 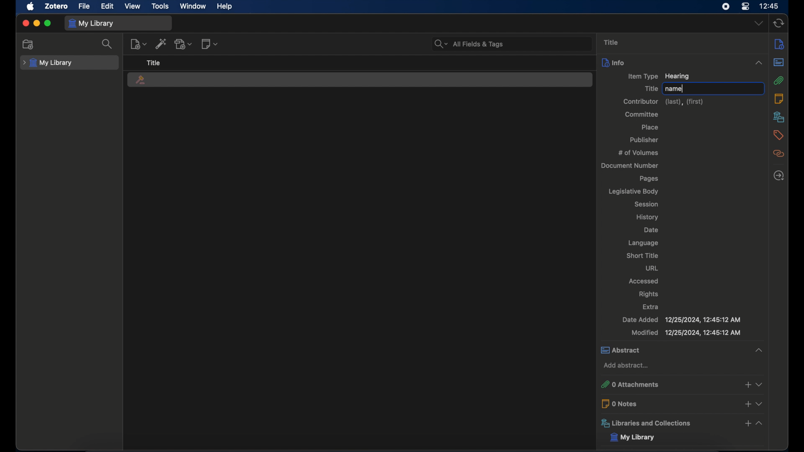 What do you see at coordinates (225, 7) in the screenshot?
I see `help` at bounding box center [225, 7].